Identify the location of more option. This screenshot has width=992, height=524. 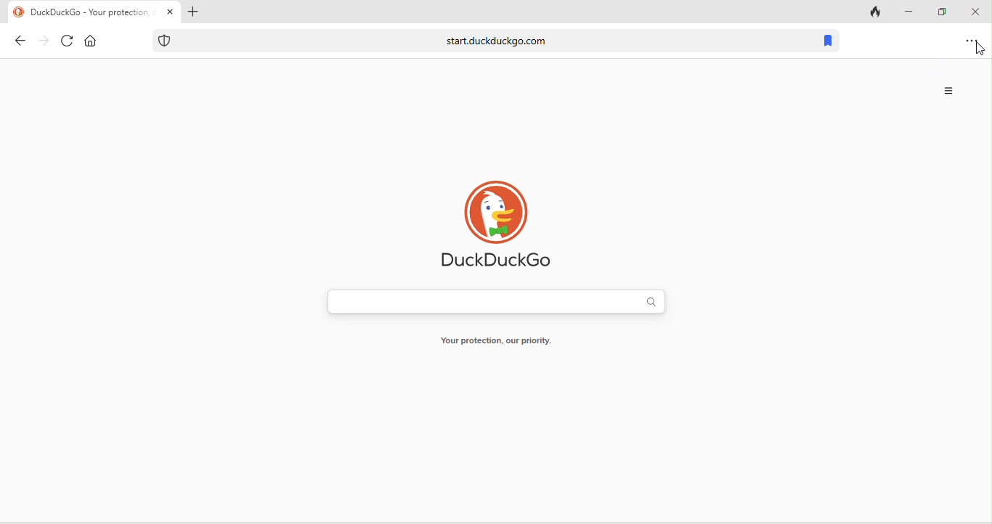
(951, 91).